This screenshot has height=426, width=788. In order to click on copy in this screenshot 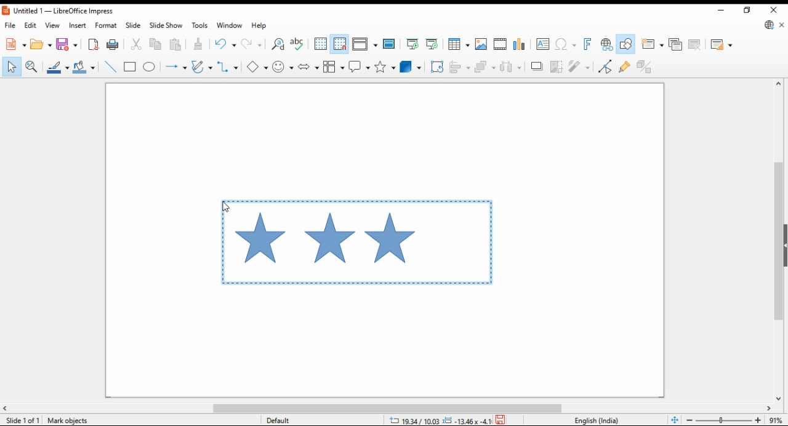, I will do `click(158, 44)`.